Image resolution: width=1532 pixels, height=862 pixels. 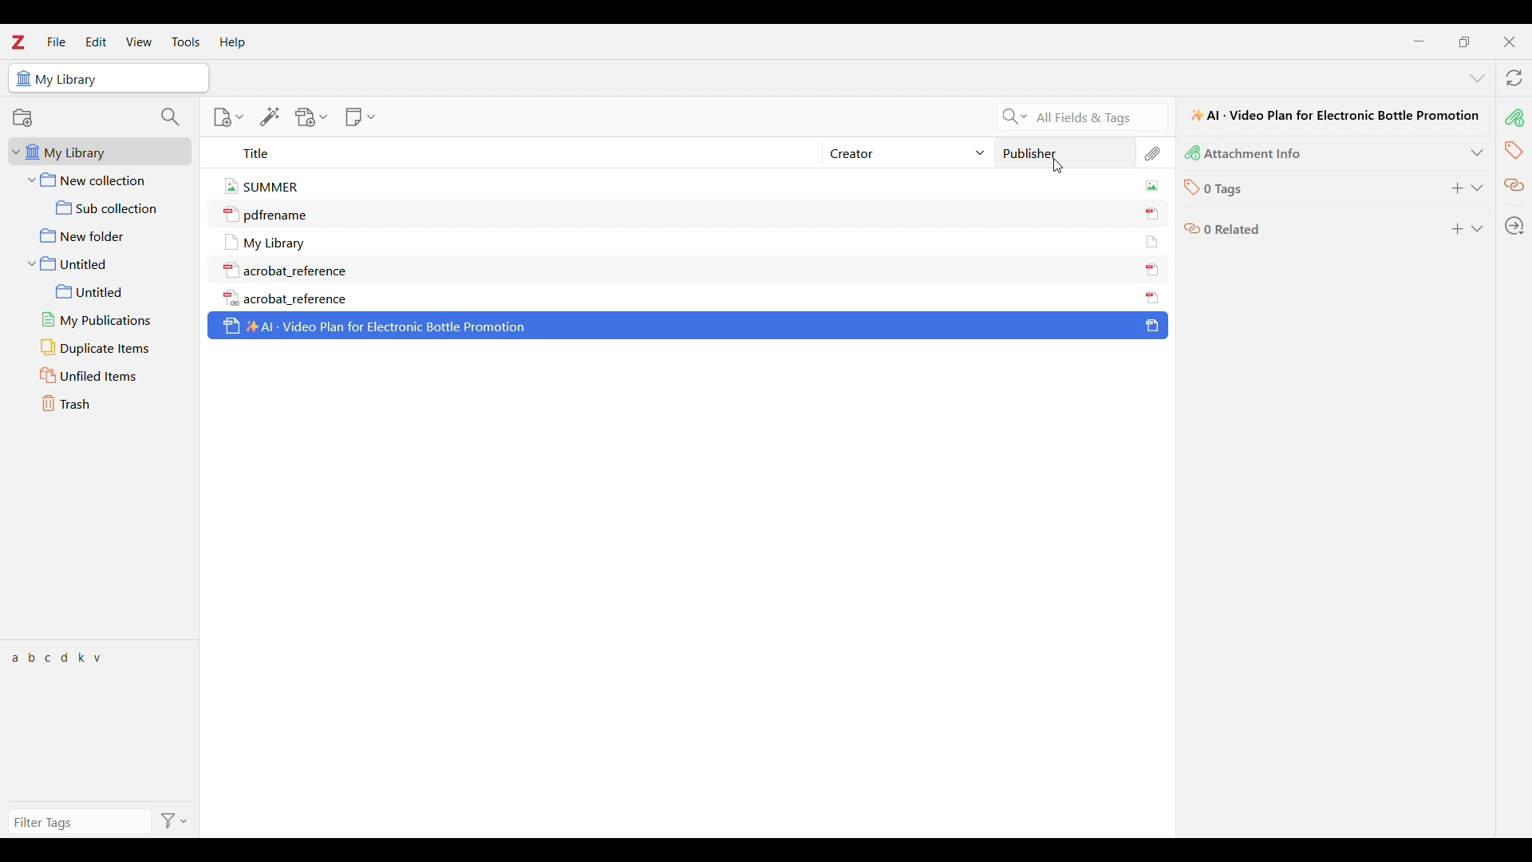 I want to click on acrobat_reference, so click(x=284, y=298).